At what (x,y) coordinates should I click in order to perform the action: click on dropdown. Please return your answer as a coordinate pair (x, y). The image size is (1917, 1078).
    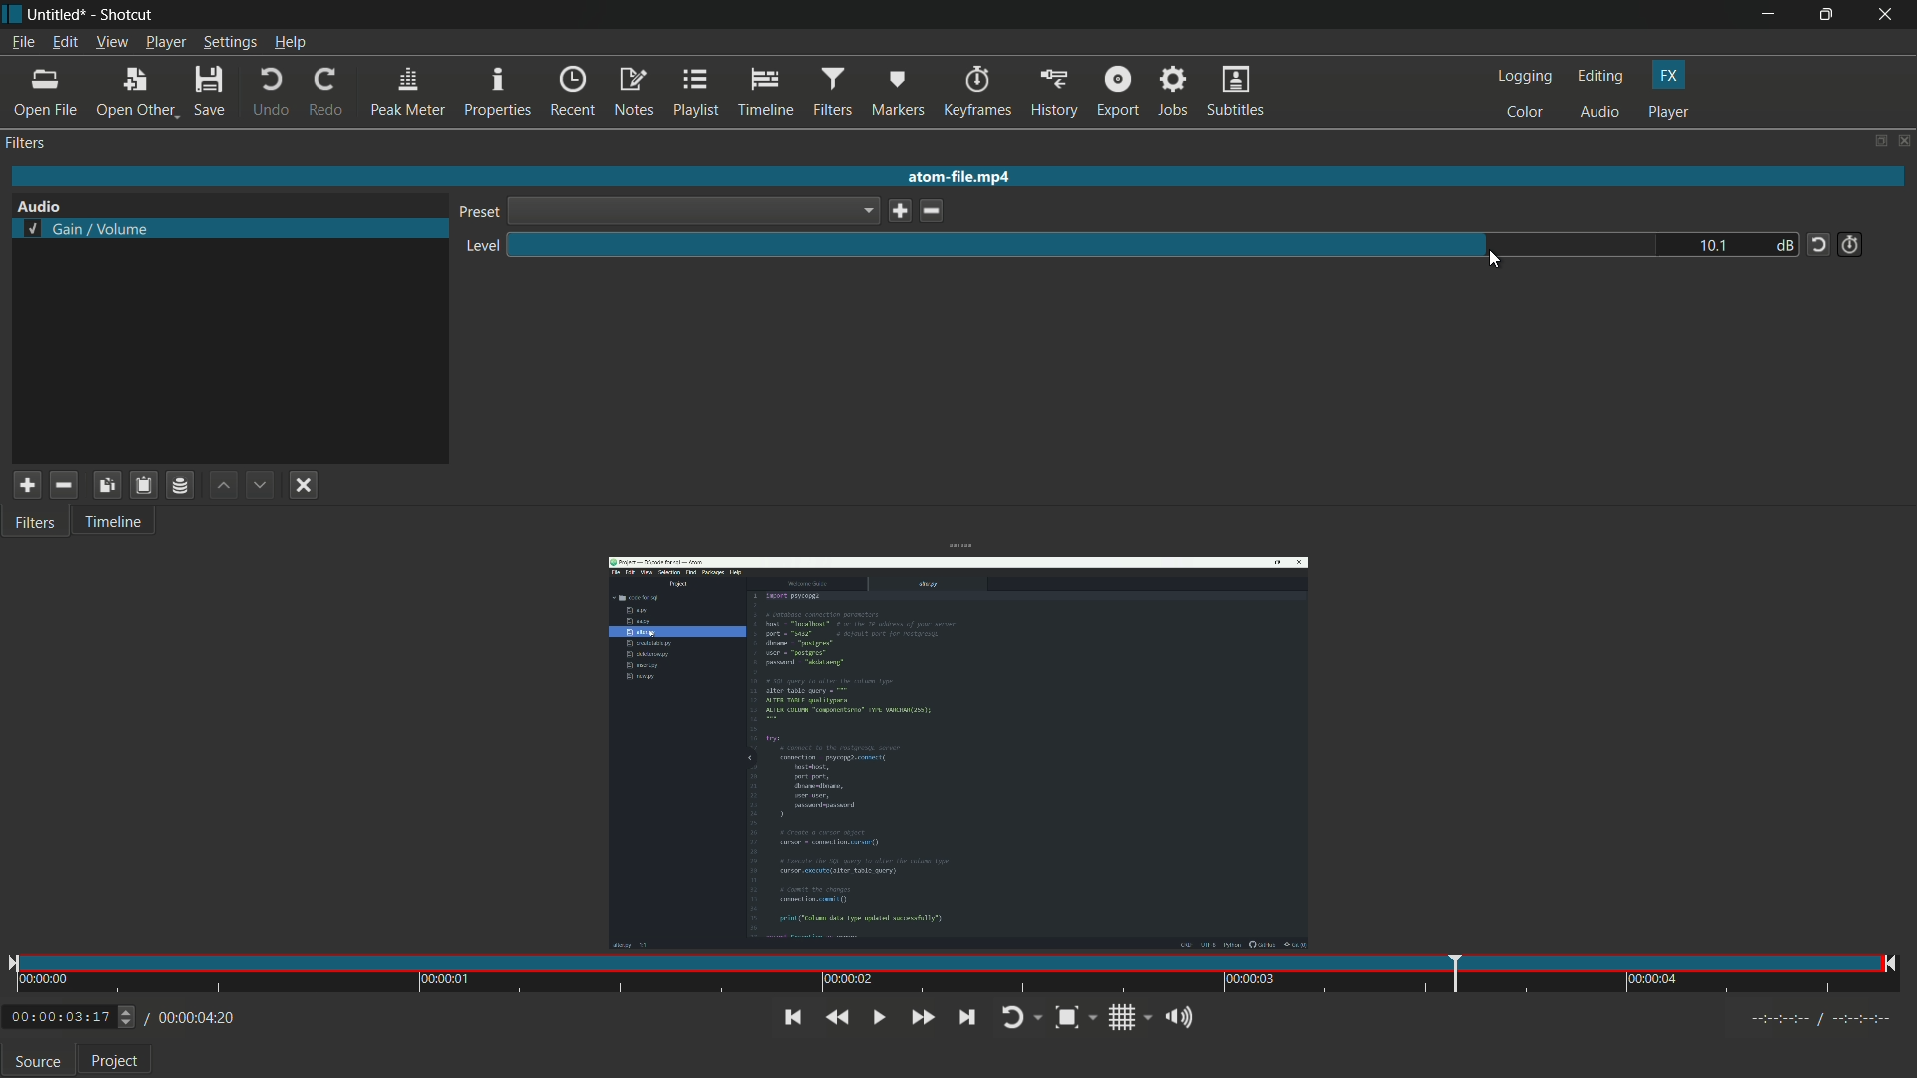
    Looking at the image, I should click on (692, 211).